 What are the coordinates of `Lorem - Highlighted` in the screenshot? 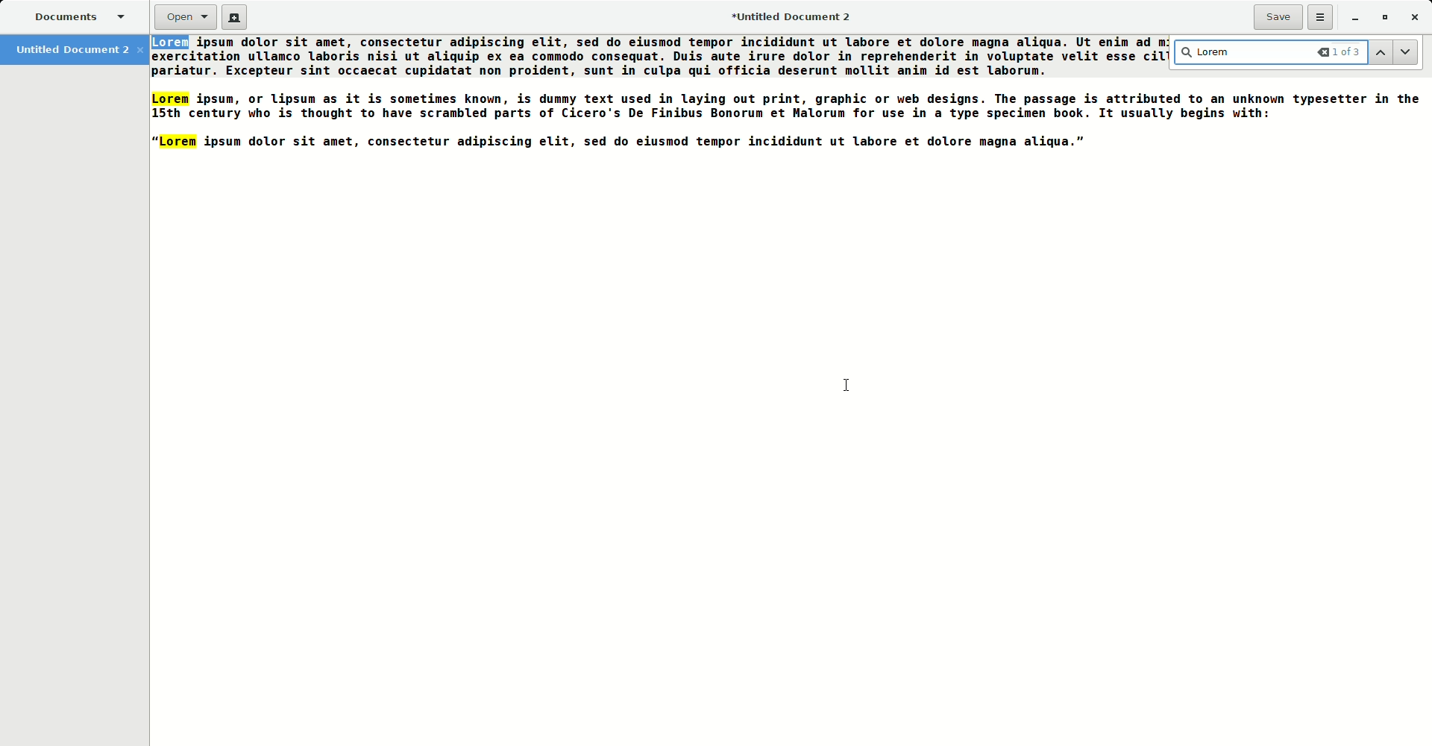 It's located at (173, 43).